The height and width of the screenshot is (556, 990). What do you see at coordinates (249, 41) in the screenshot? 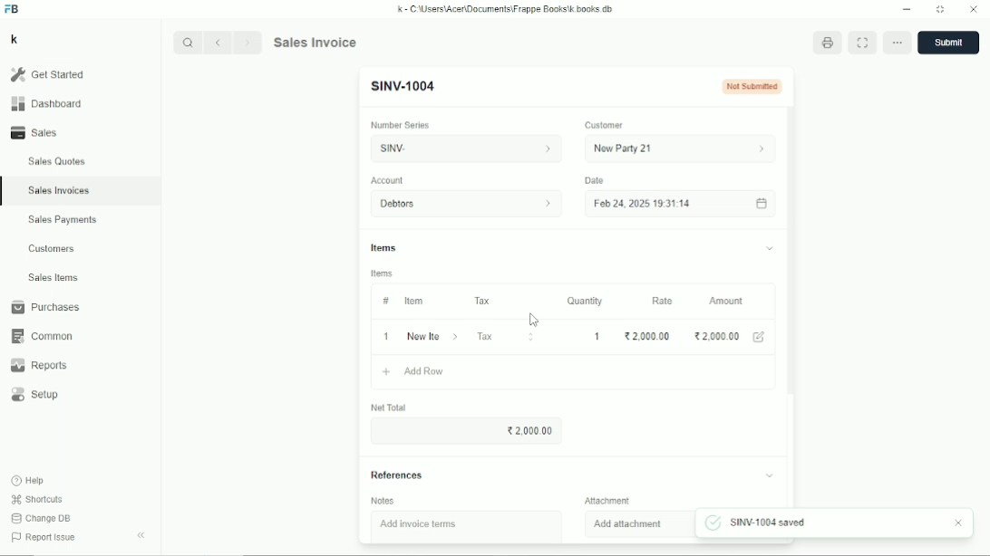
I see `Forward` at bounding box center [249, 41].